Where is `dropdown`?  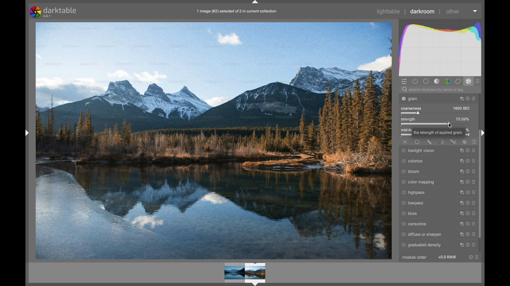 dropdown is located at coordinates (475, 11).